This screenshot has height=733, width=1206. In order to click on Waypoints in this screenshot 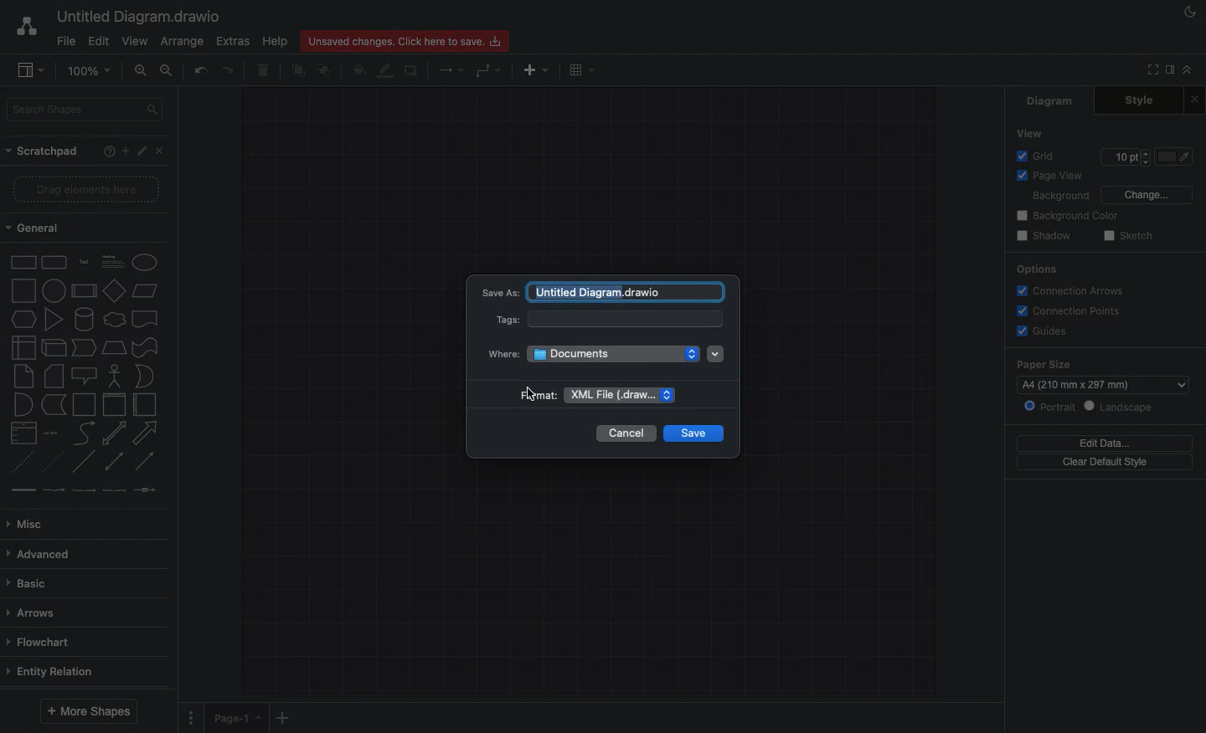, I will do `click(488, 71)`.